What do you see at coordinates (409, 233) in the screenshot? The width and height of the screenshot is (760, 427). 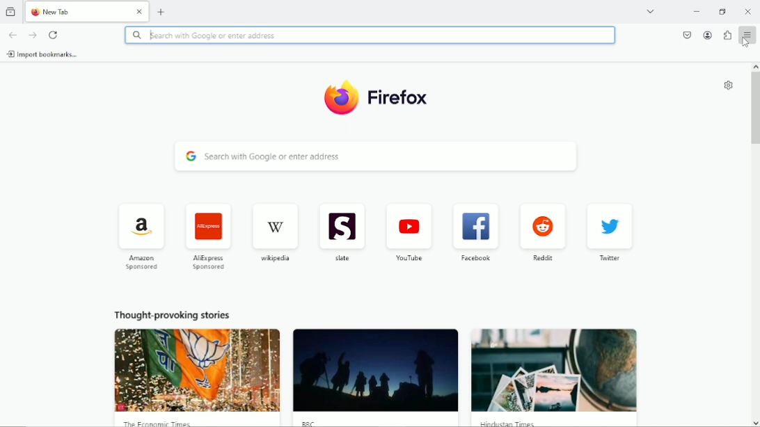 I see `youtube` at bounding box center [409, 233].